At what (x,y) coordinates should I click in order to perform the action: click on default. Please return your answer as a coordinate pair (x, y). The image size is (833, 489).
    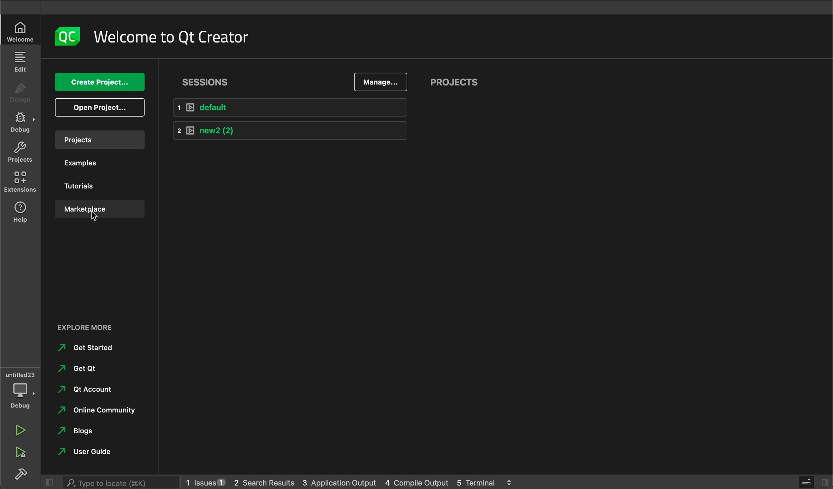
    Looking at the image, I should click on (290, 108).